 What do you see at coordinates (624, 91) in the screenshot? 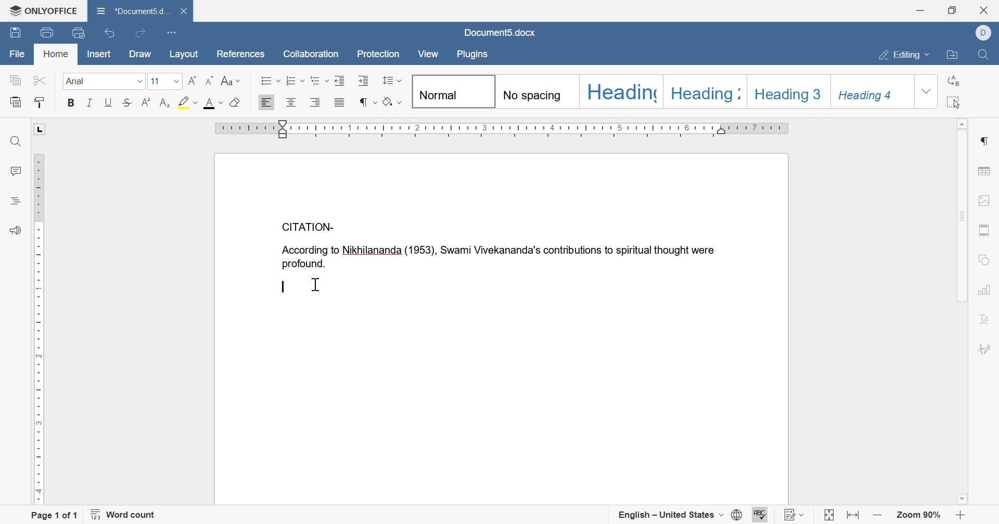
I see `Heading` at bounding box center [624, 91].